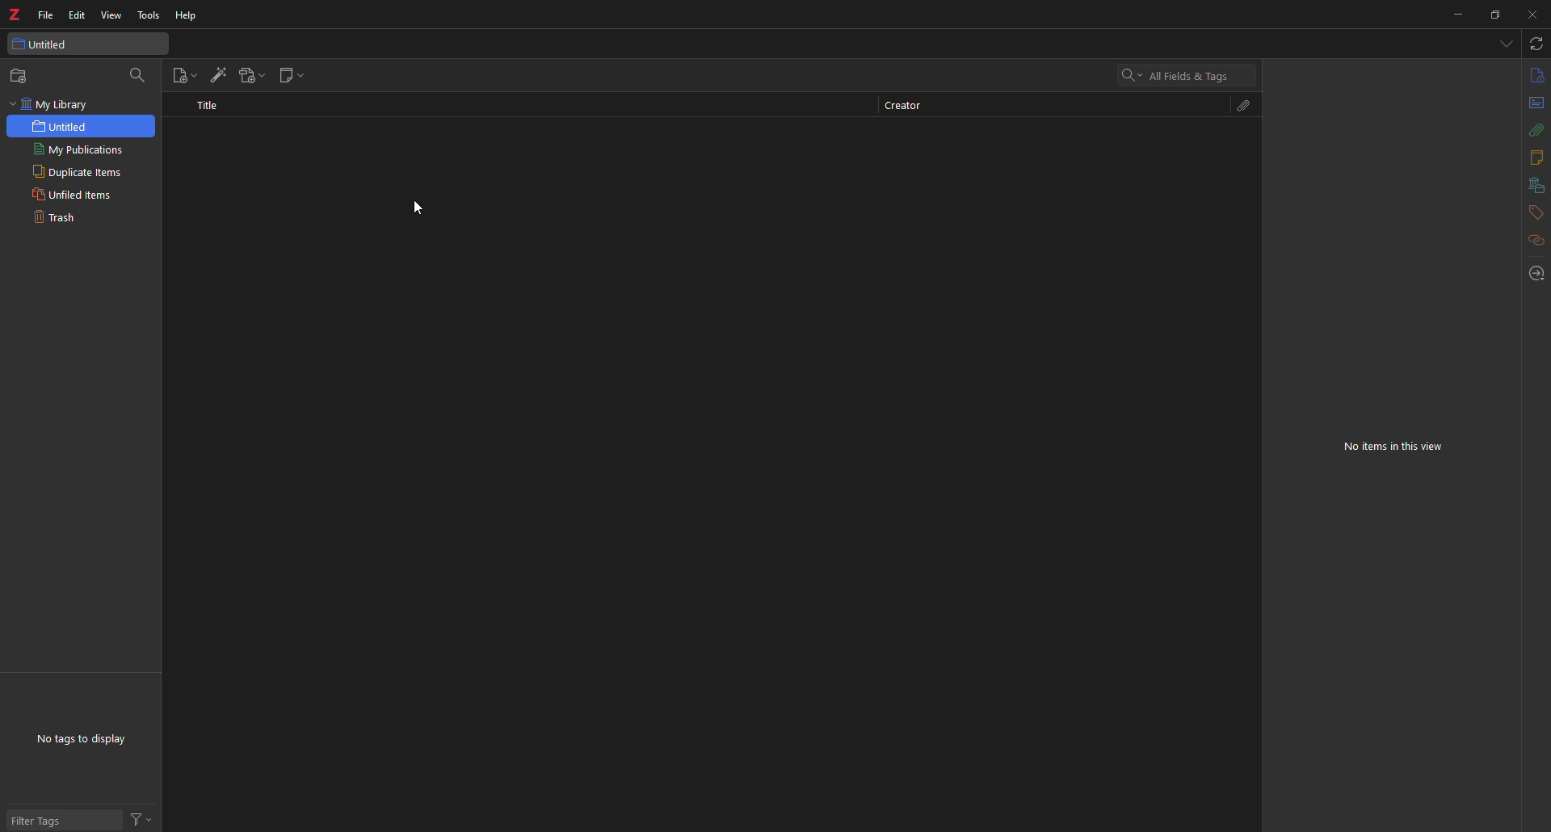  I want to click on info, so click(1536, 75).